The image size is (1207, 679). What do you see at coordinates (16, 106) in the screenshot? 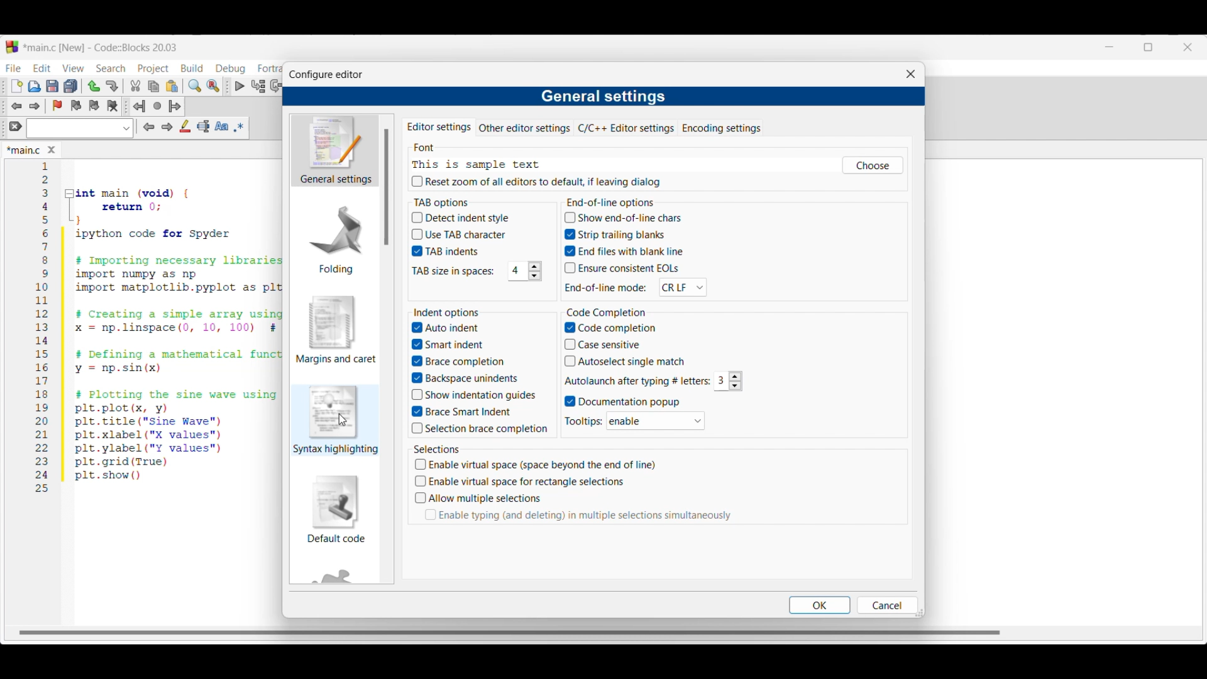
I see `Toggle back` at bounding box center [16, 106].